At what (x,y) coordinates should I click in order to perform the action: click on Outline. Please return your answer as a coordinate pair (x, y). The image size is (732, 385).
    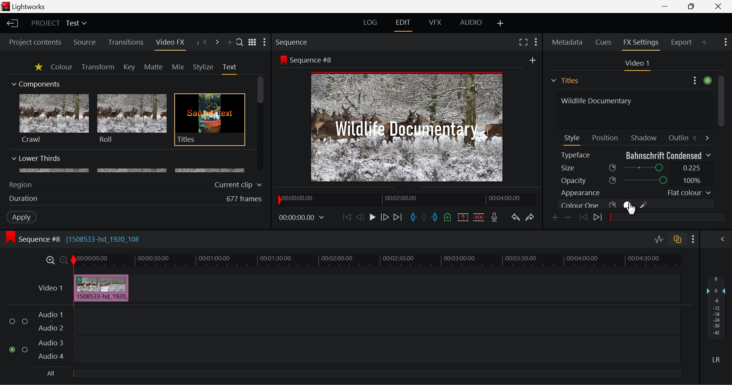
    Looking at the image, I should click on (677, 137).